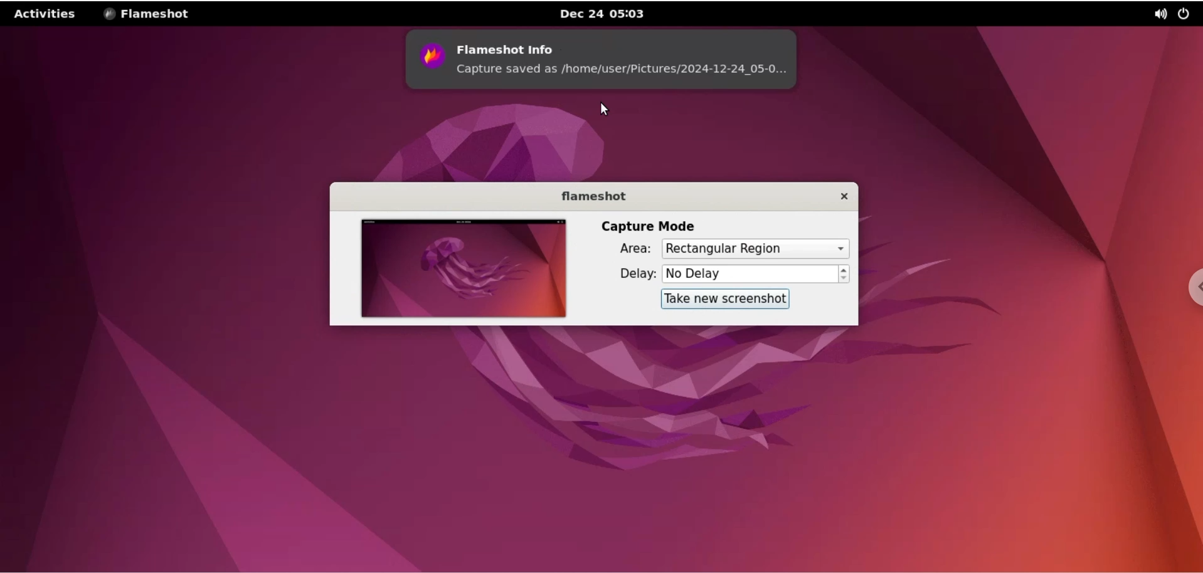  I want to click on flameshot options, so click(150, 13).